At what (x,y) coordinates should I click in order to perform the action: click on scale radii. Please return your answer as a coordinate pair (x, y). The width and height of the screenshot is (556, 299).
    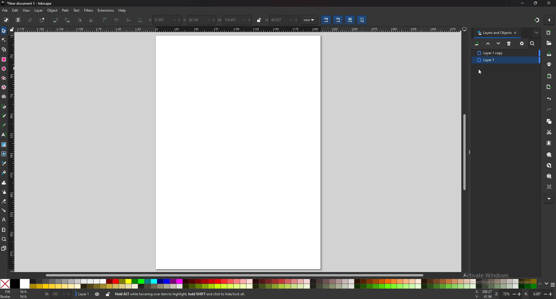
    Looking at the image, I should click on (338, 20).